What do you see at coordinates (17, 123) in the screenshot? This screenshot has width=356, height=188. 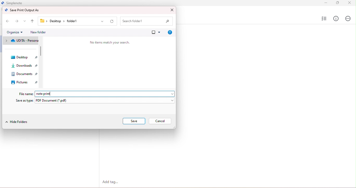 I see `hide folders` at bounding box center [17, 123].